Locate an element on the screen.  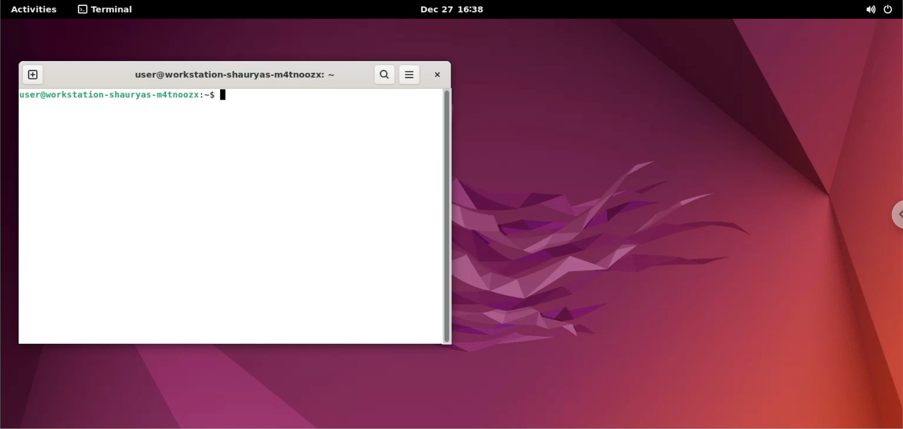
close is located at coordinates (436, 73).